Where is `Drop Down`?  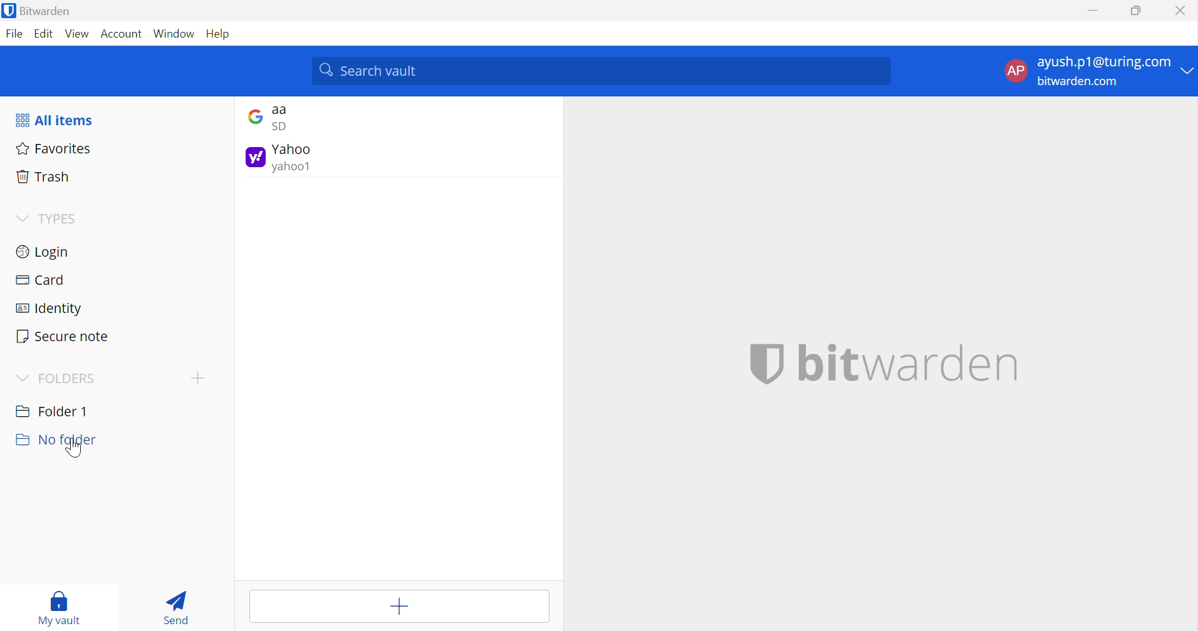
Drop Down is located at coordinates (21, 379).